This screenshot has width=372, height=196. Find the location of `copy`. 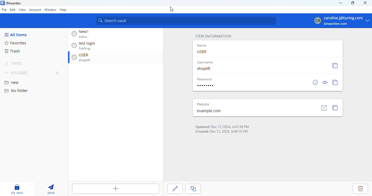

copy is located at coordinates (335, 66).